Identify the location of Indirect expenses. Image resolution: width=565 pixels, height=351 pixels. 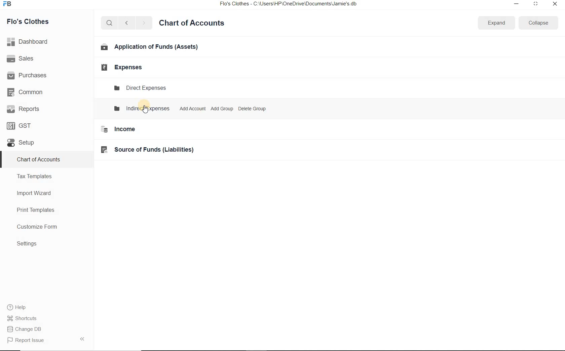
(143, 108).